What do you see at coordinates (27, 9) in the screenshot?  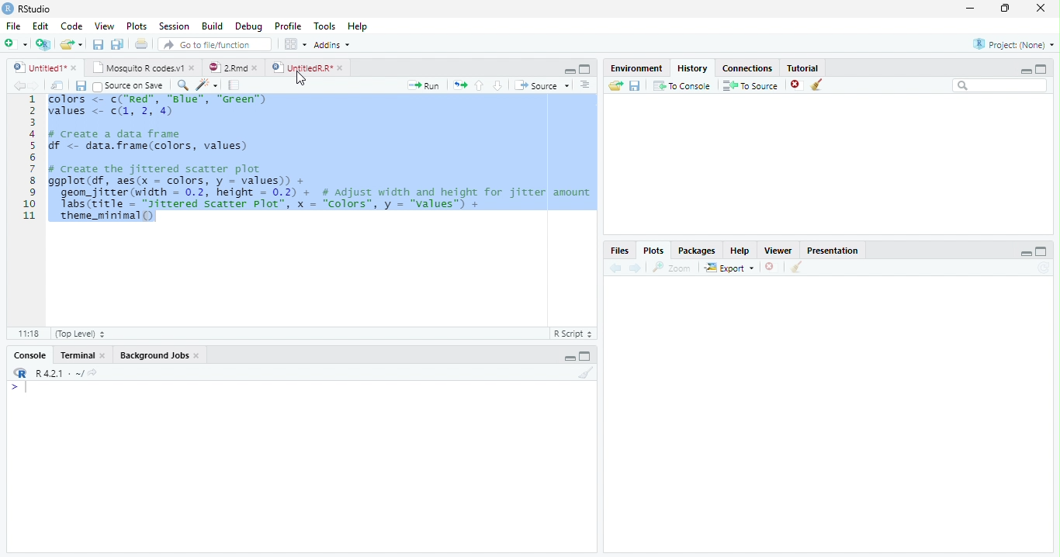 I see `RStudio` at bounding box center [27, 9].